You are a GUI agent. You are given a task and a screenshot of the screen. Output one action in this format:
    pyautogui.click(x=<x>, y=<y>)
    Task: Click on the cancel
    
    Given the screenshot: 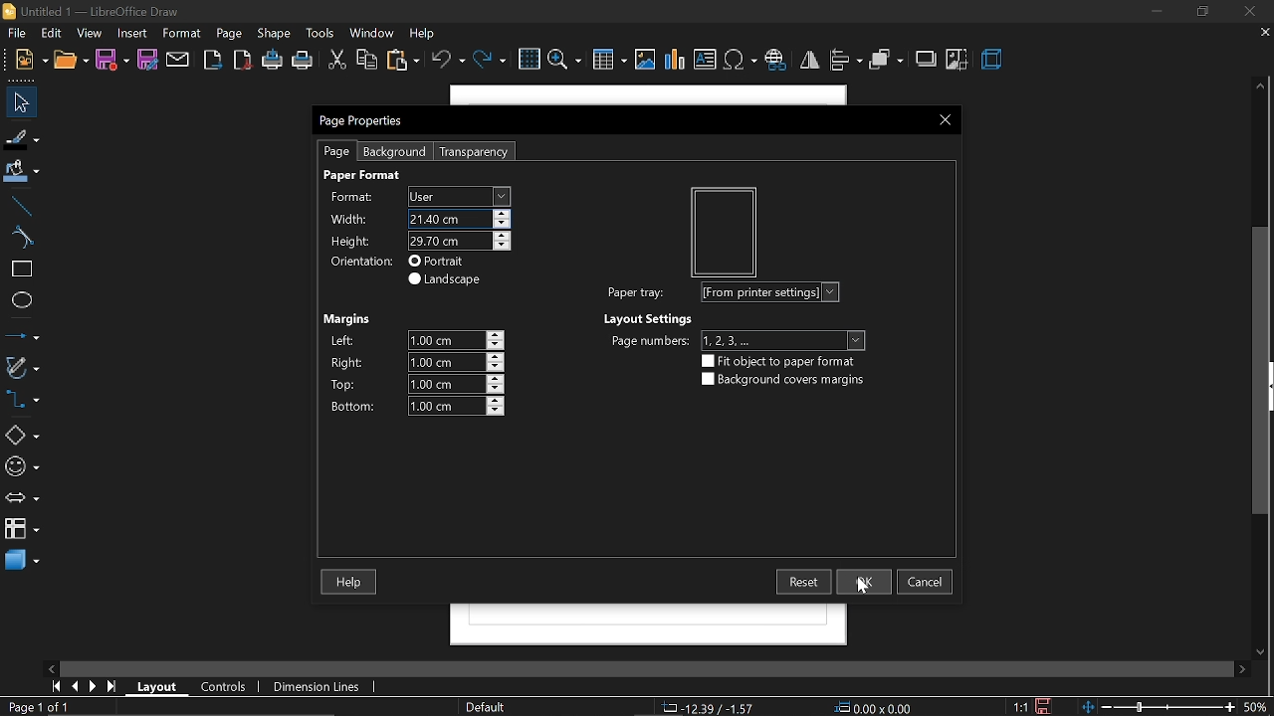 What is the action you would take?
    pyautogui.click(x=926, y=582)
    